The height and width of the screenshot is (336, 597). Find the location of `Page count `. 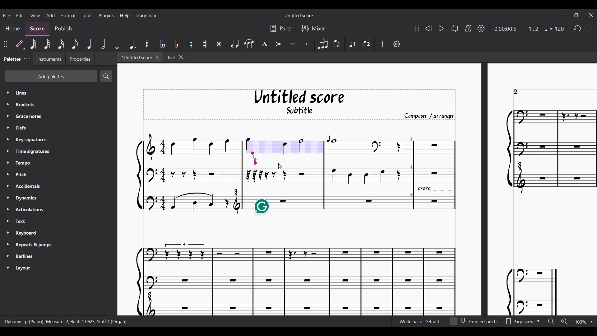

Page count  is located at coordinates (516, 92).